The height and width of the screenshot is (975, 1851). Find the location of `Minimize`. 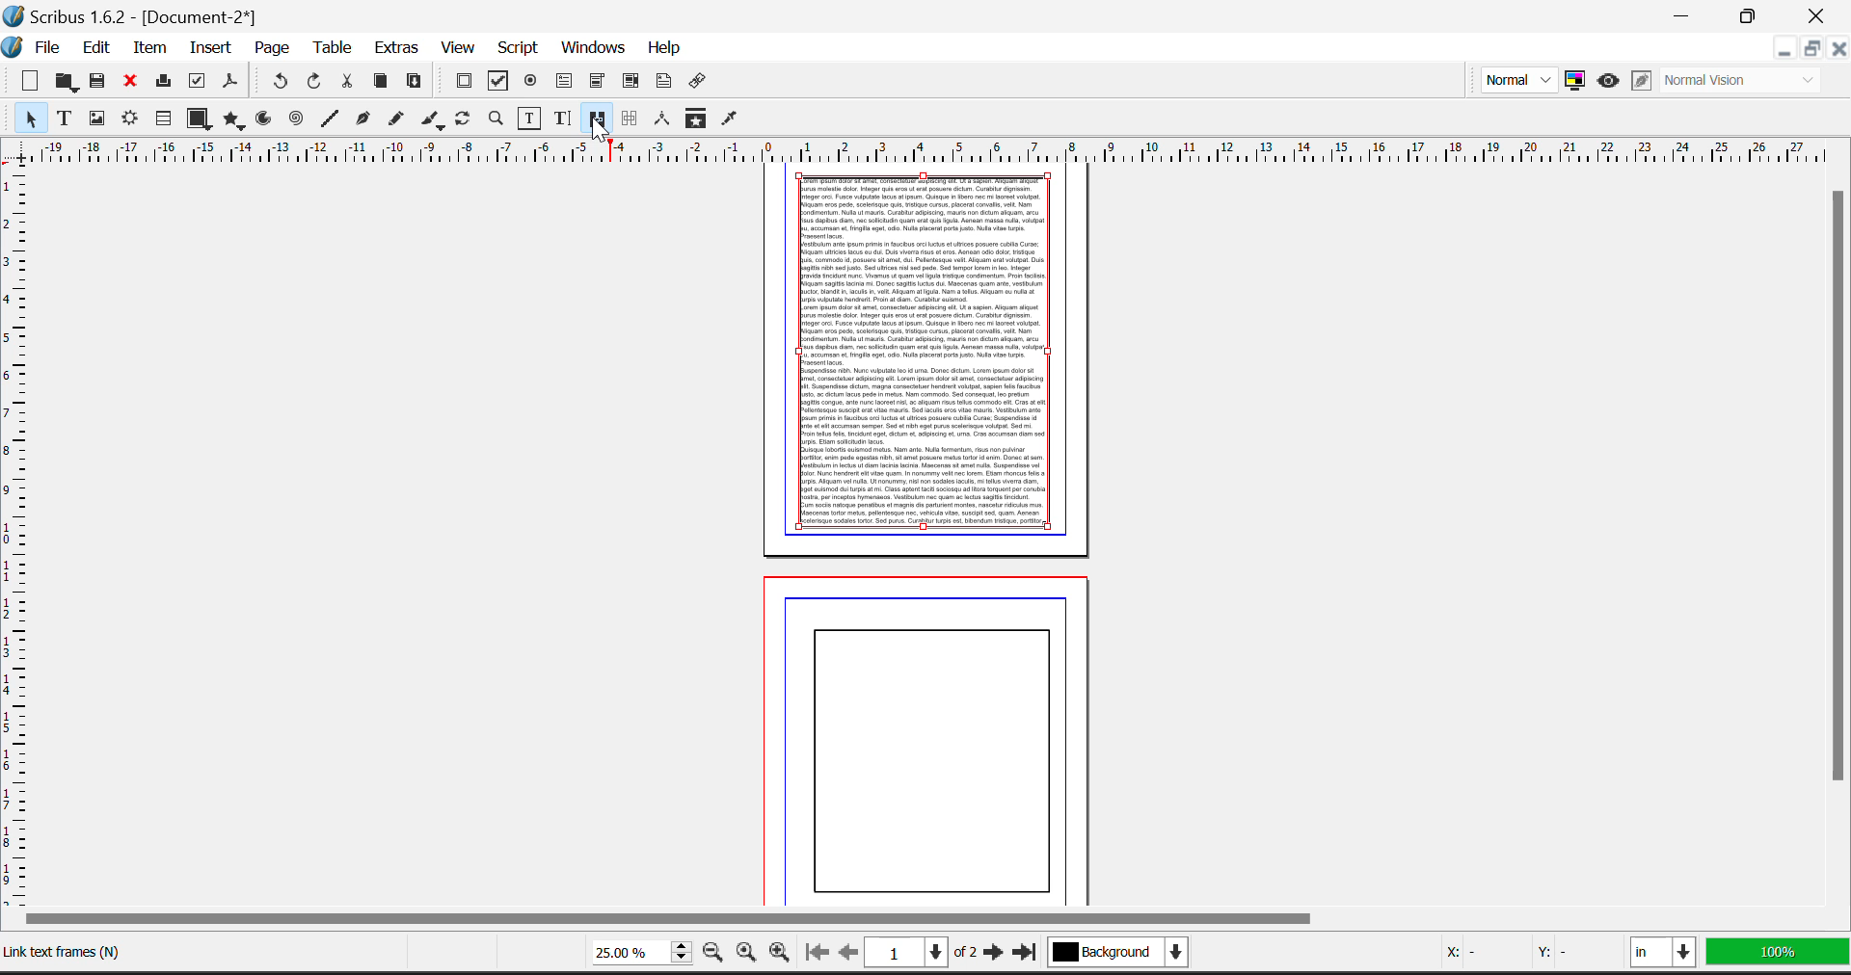

Minimize is located at coordinates (1752, 13).